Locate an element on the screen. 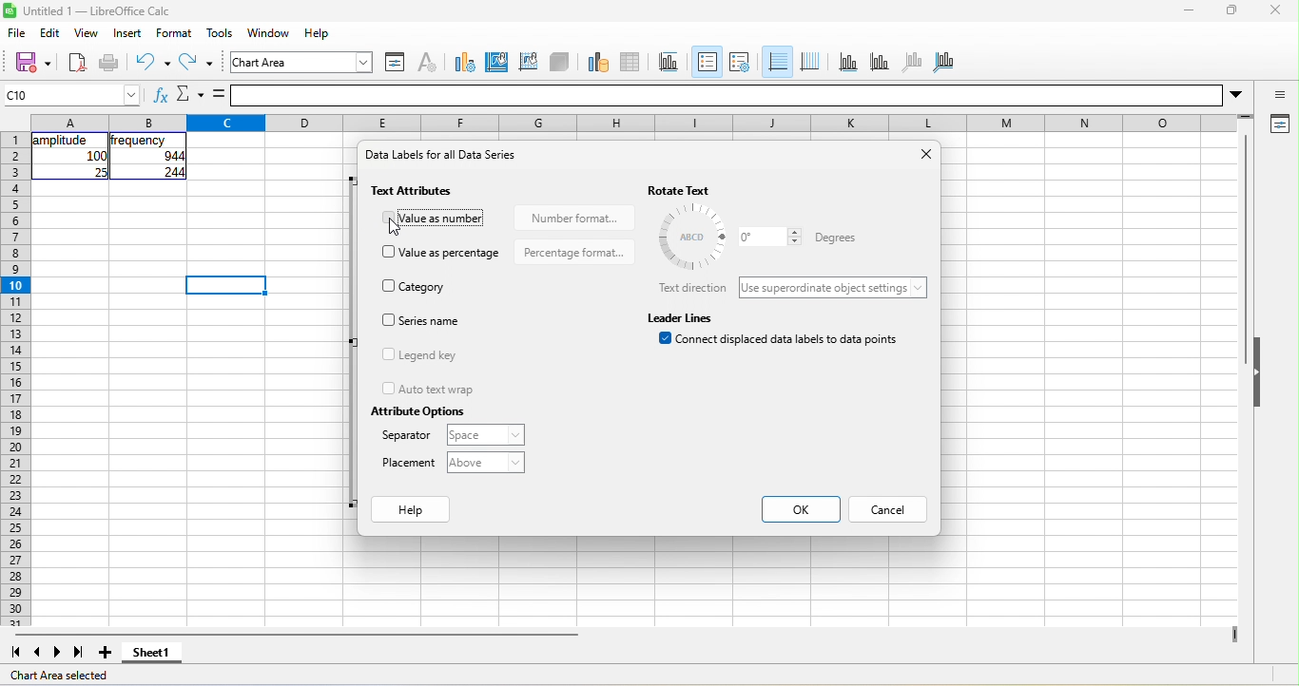 This screenshot has width=1299, height=686. cancel is located at coordinates (891, 511).